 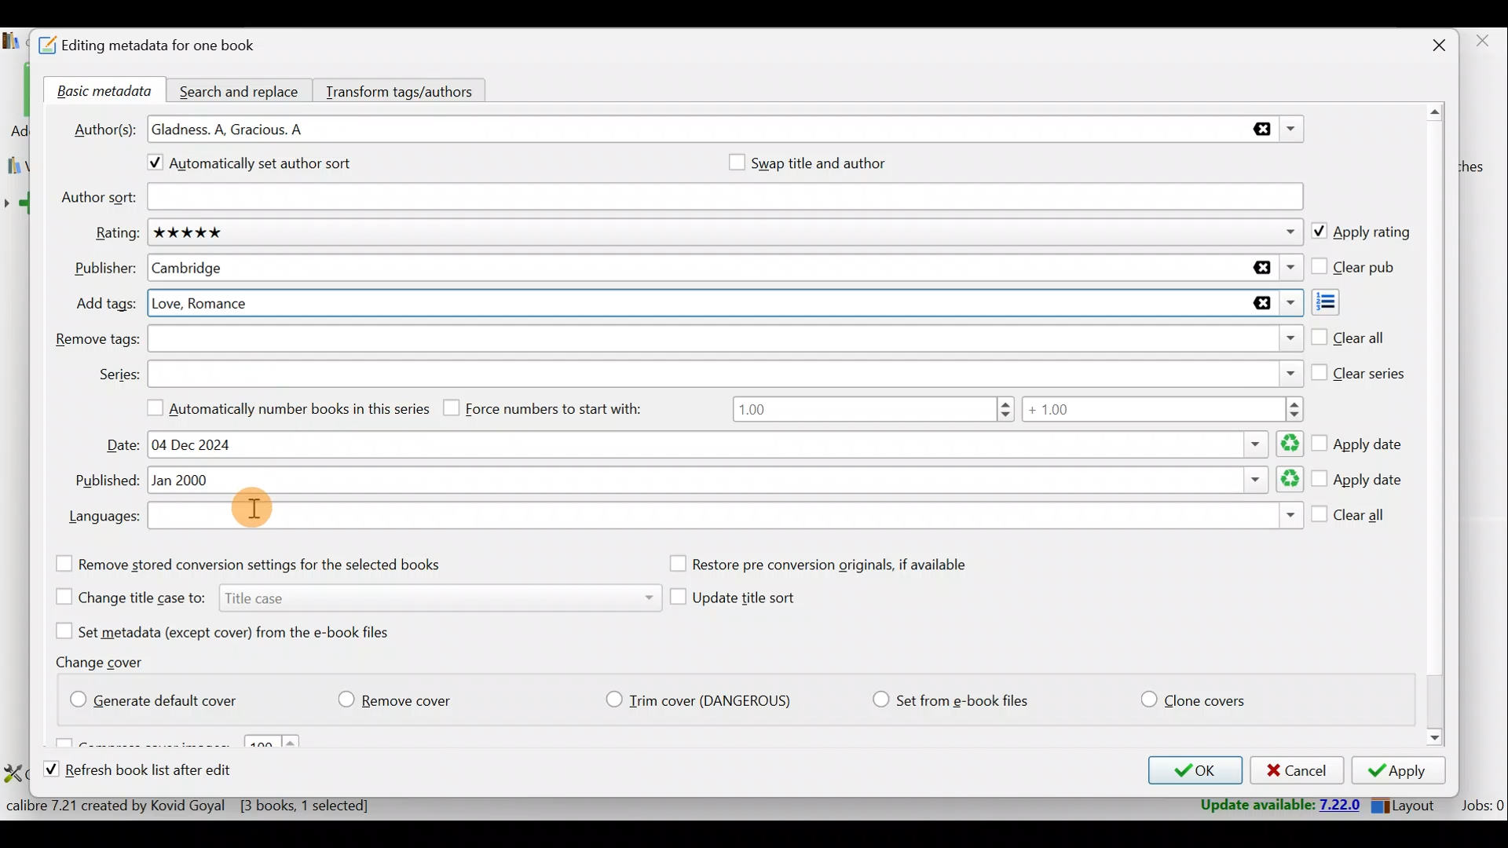 What do you see at coordinates (116, 233) in the screenshot?
I see `Rating:` at bounding box center [116, 233].